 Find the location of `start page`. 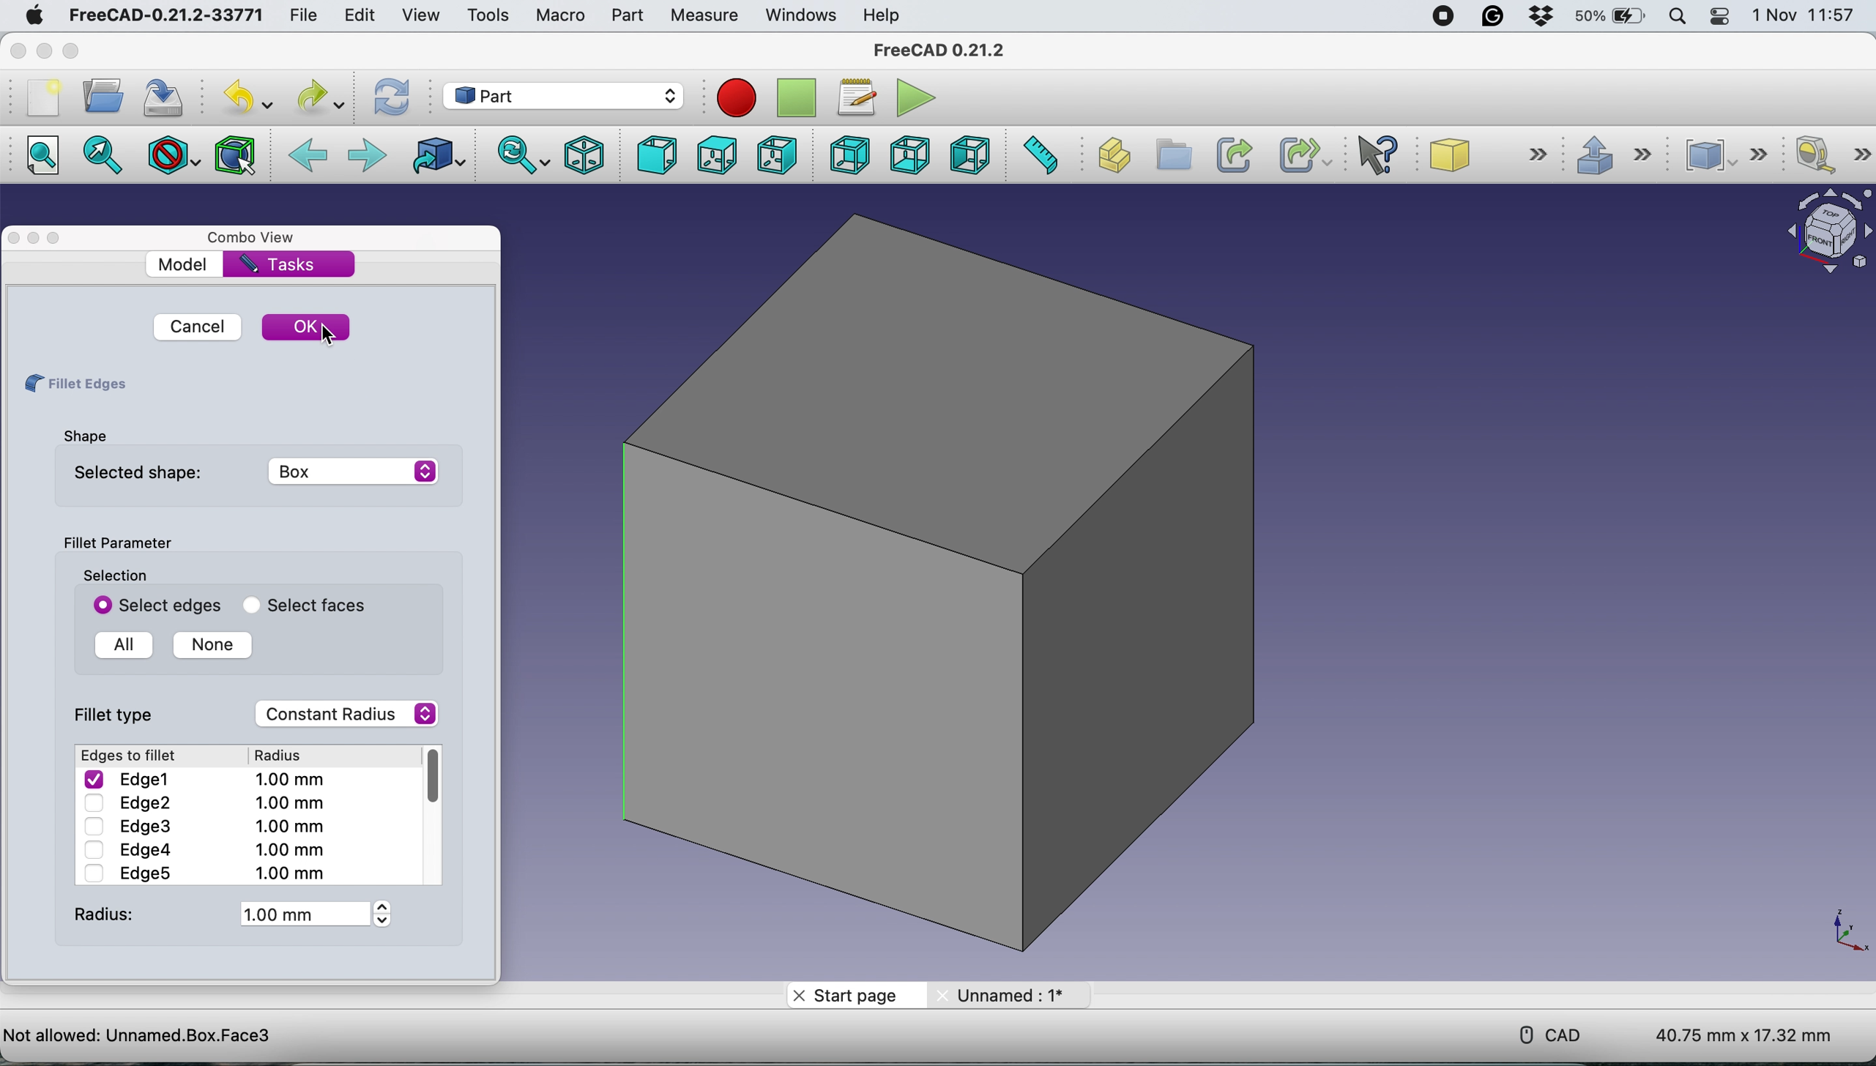

start page is located at coordinates (855, 994).